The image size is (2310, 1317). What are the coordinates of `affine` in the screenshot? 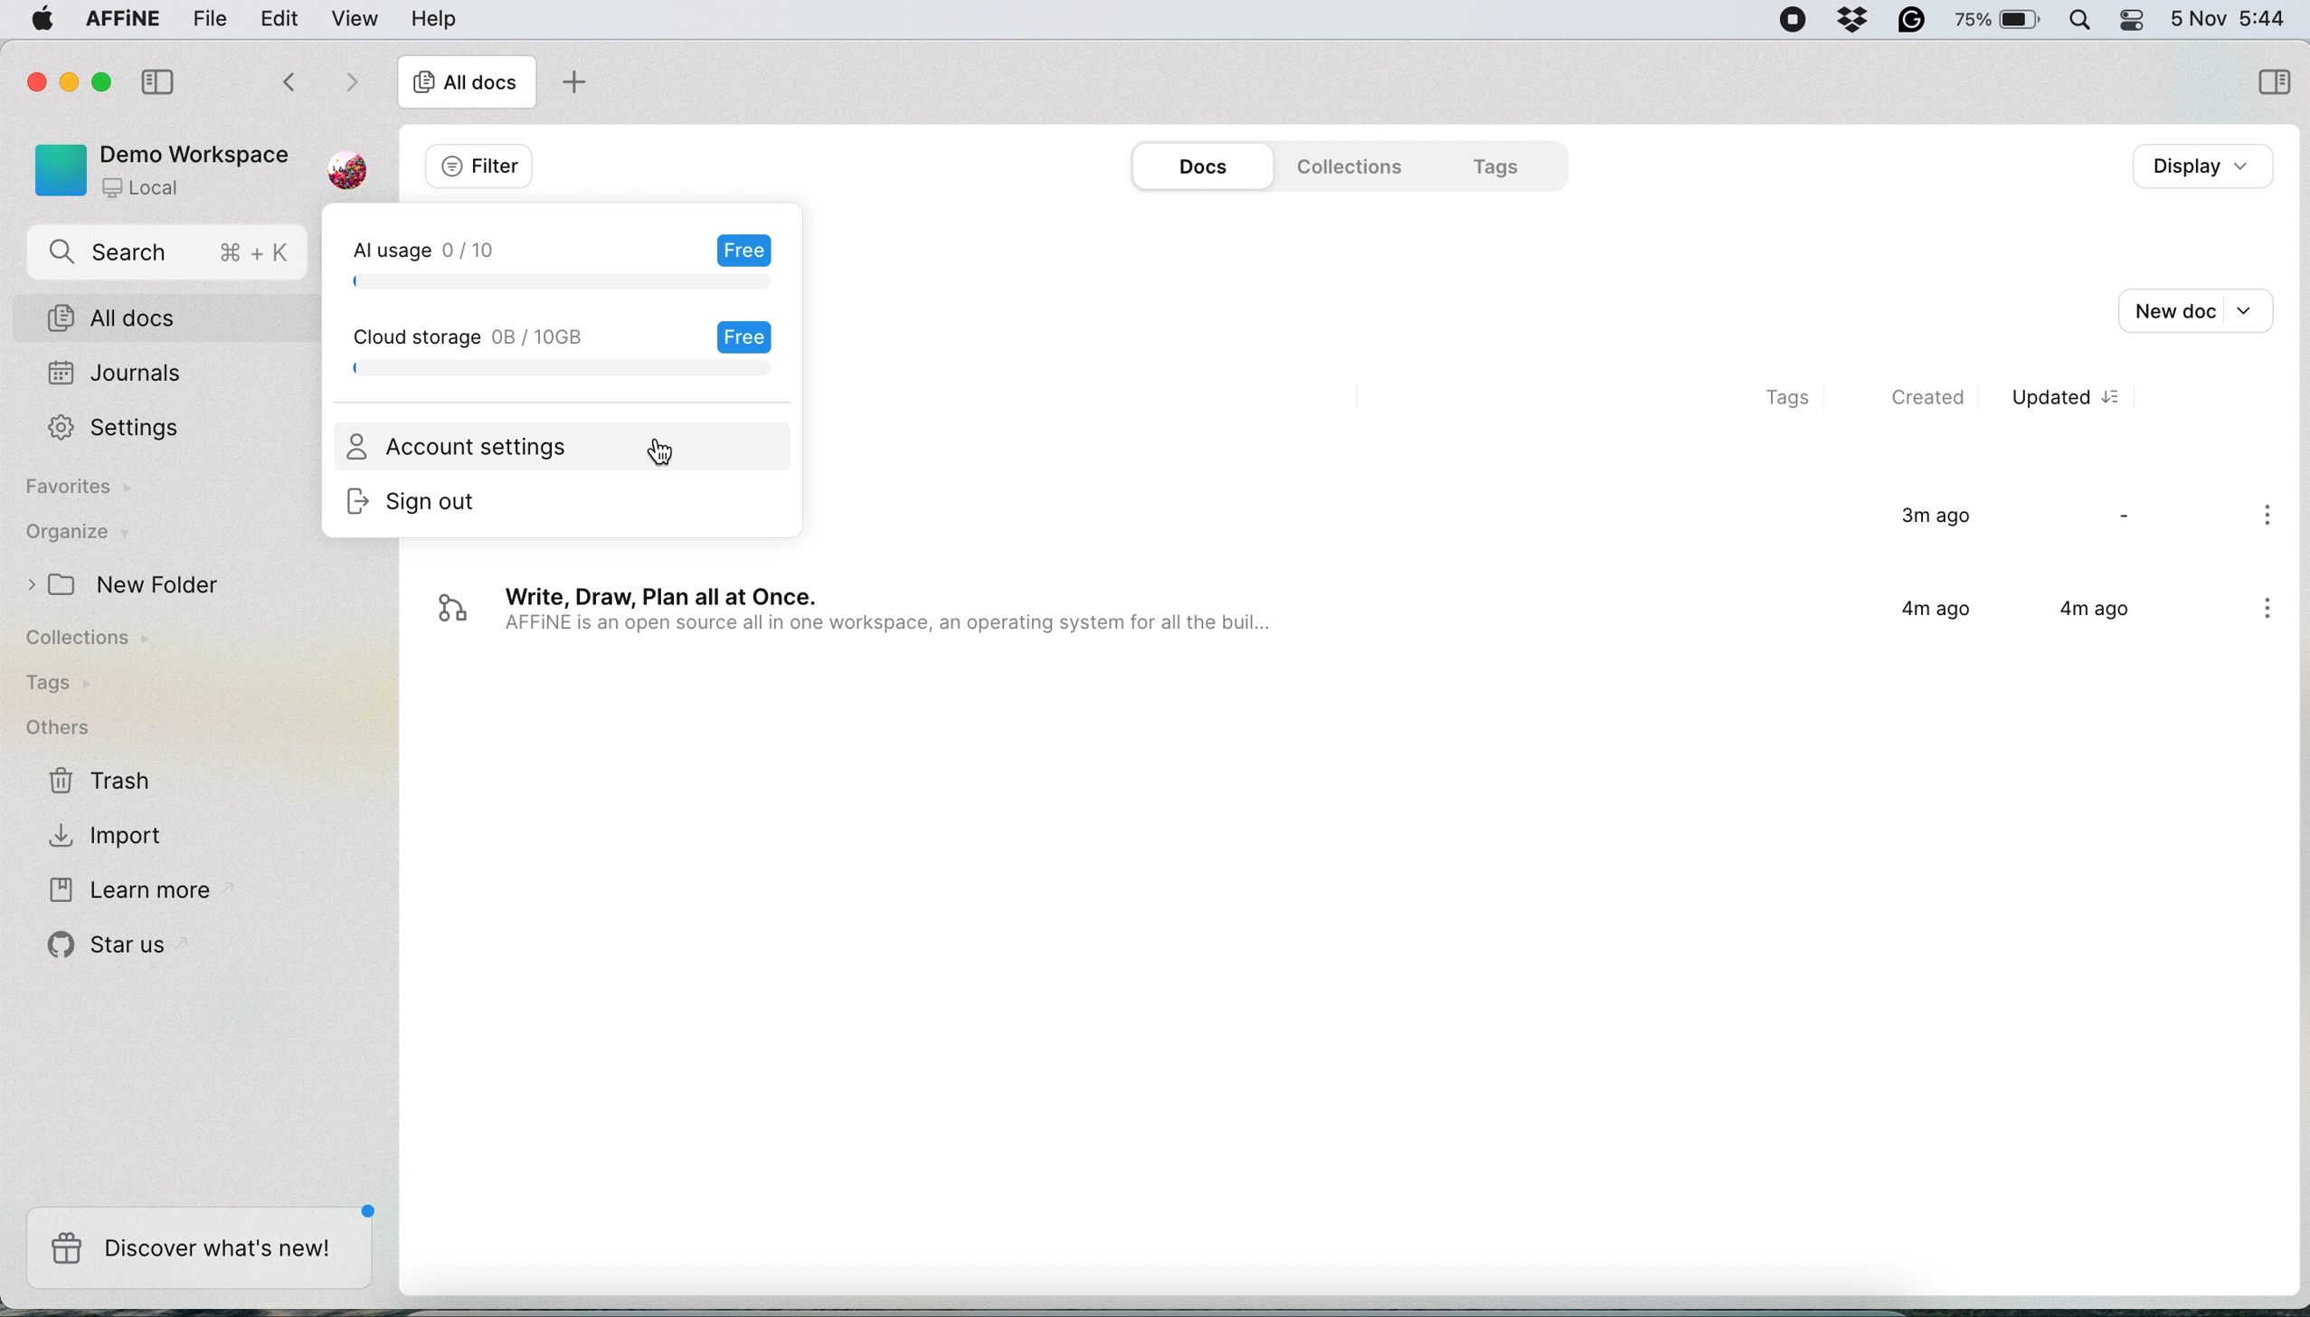 It's located at (118, 22).